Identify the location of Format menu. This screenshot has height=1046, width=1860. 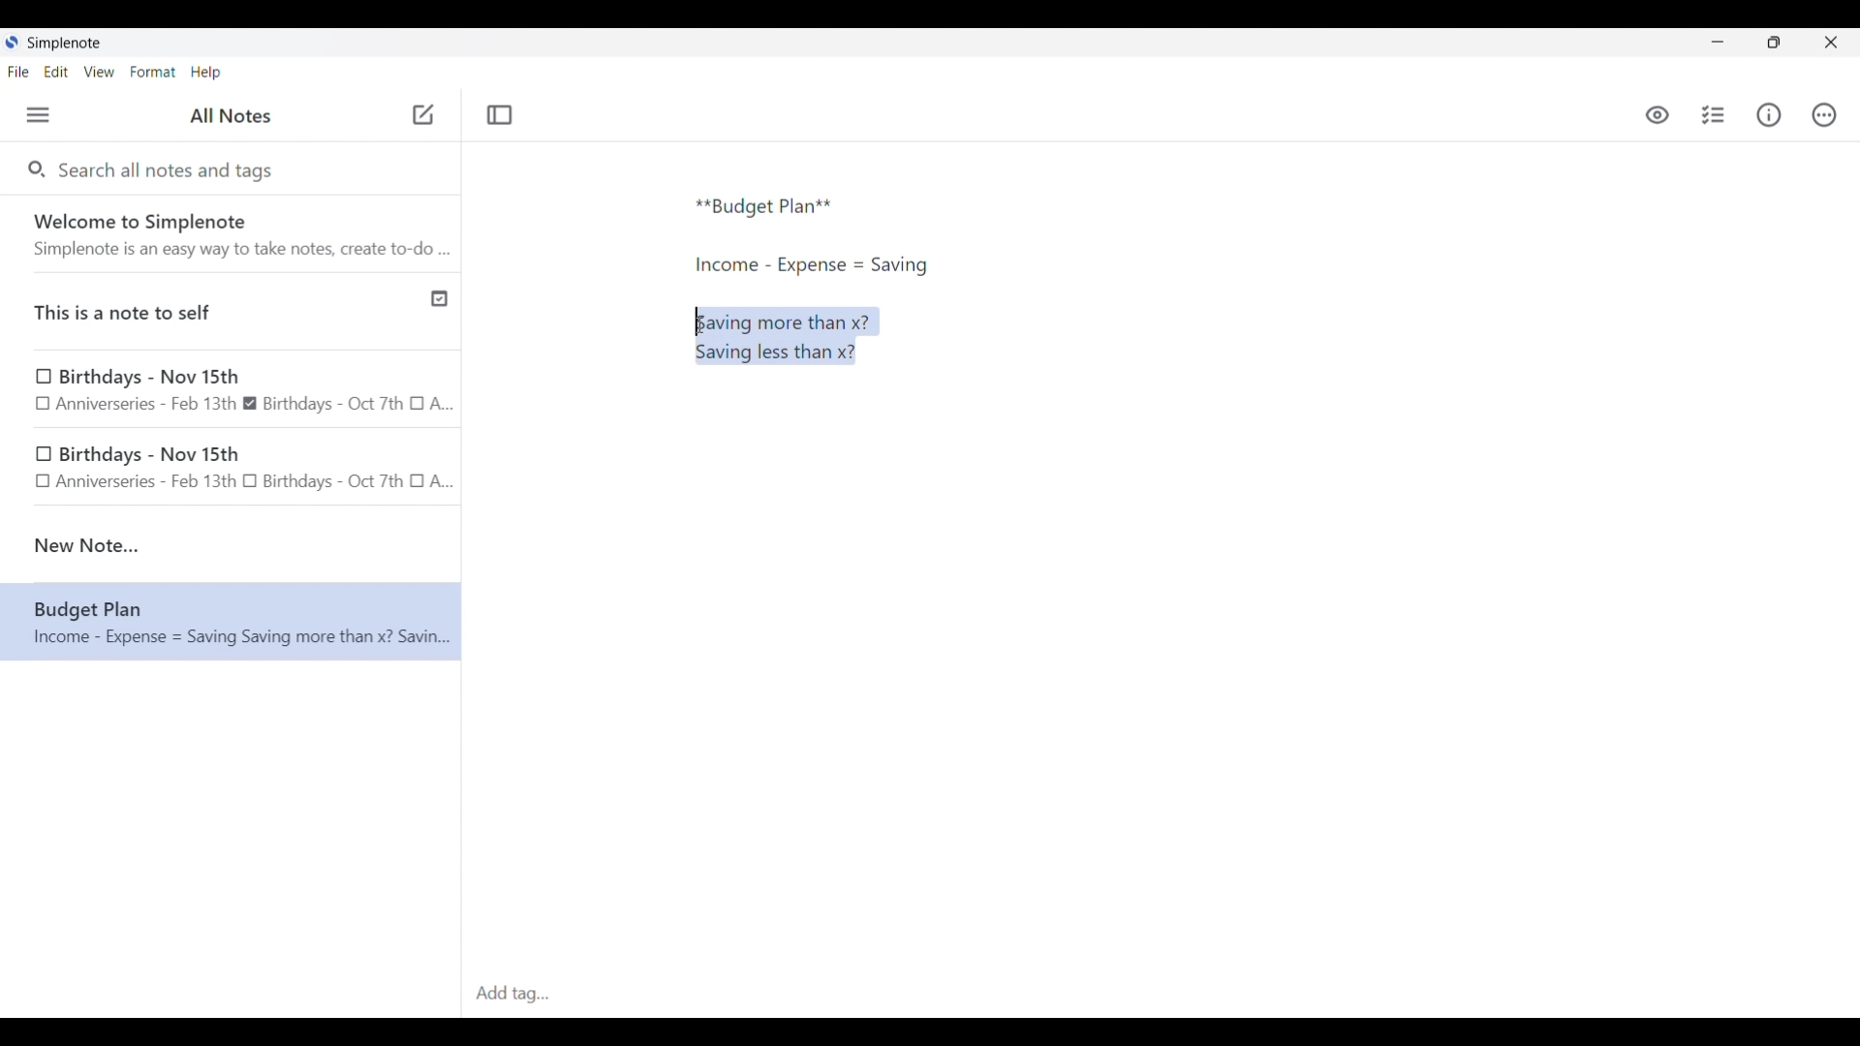
(153, 72).